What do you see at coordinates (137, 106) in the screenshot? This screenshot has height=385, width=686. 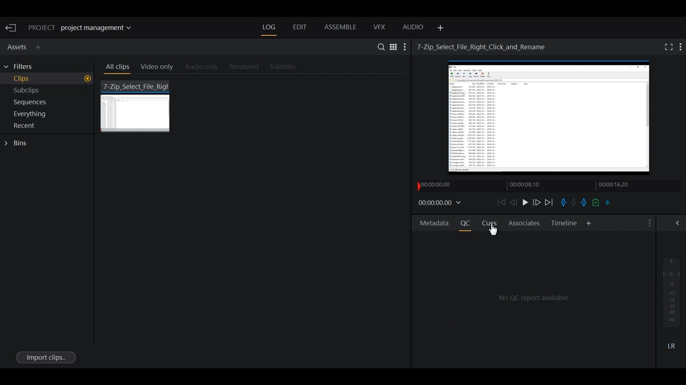 I see `7 zip` at bounding box center [137, 106].